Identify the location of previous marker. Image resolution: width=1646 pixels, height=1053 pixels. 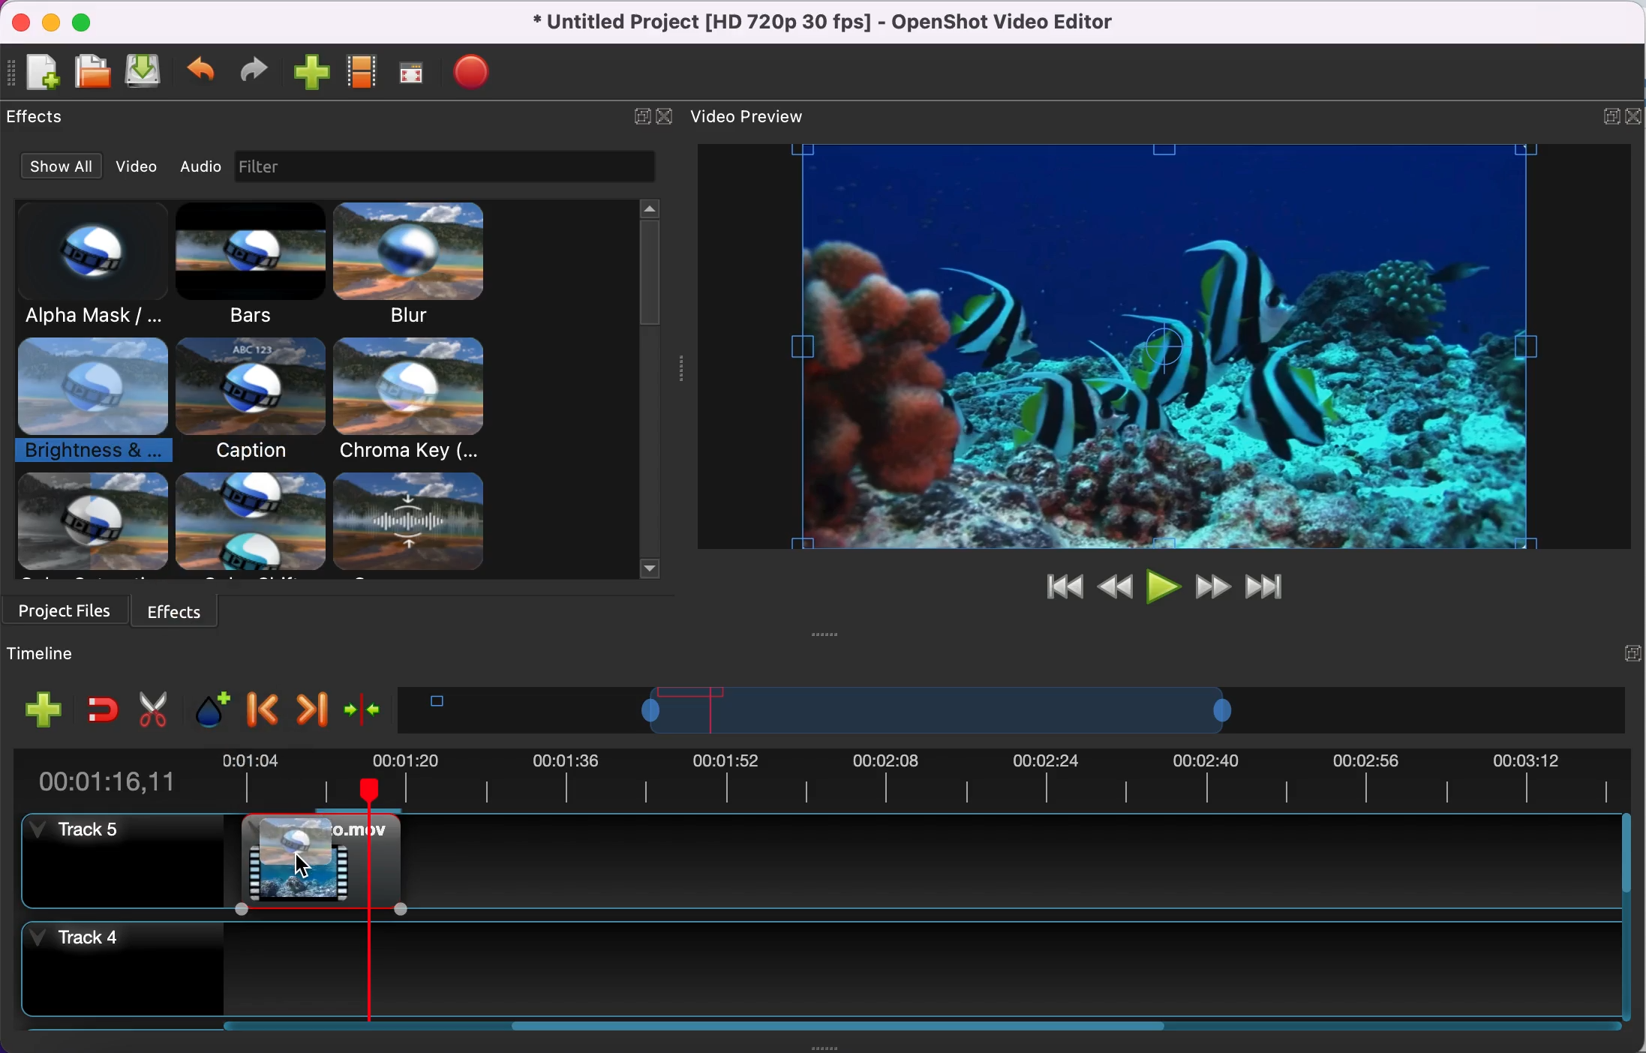
(261, 707).